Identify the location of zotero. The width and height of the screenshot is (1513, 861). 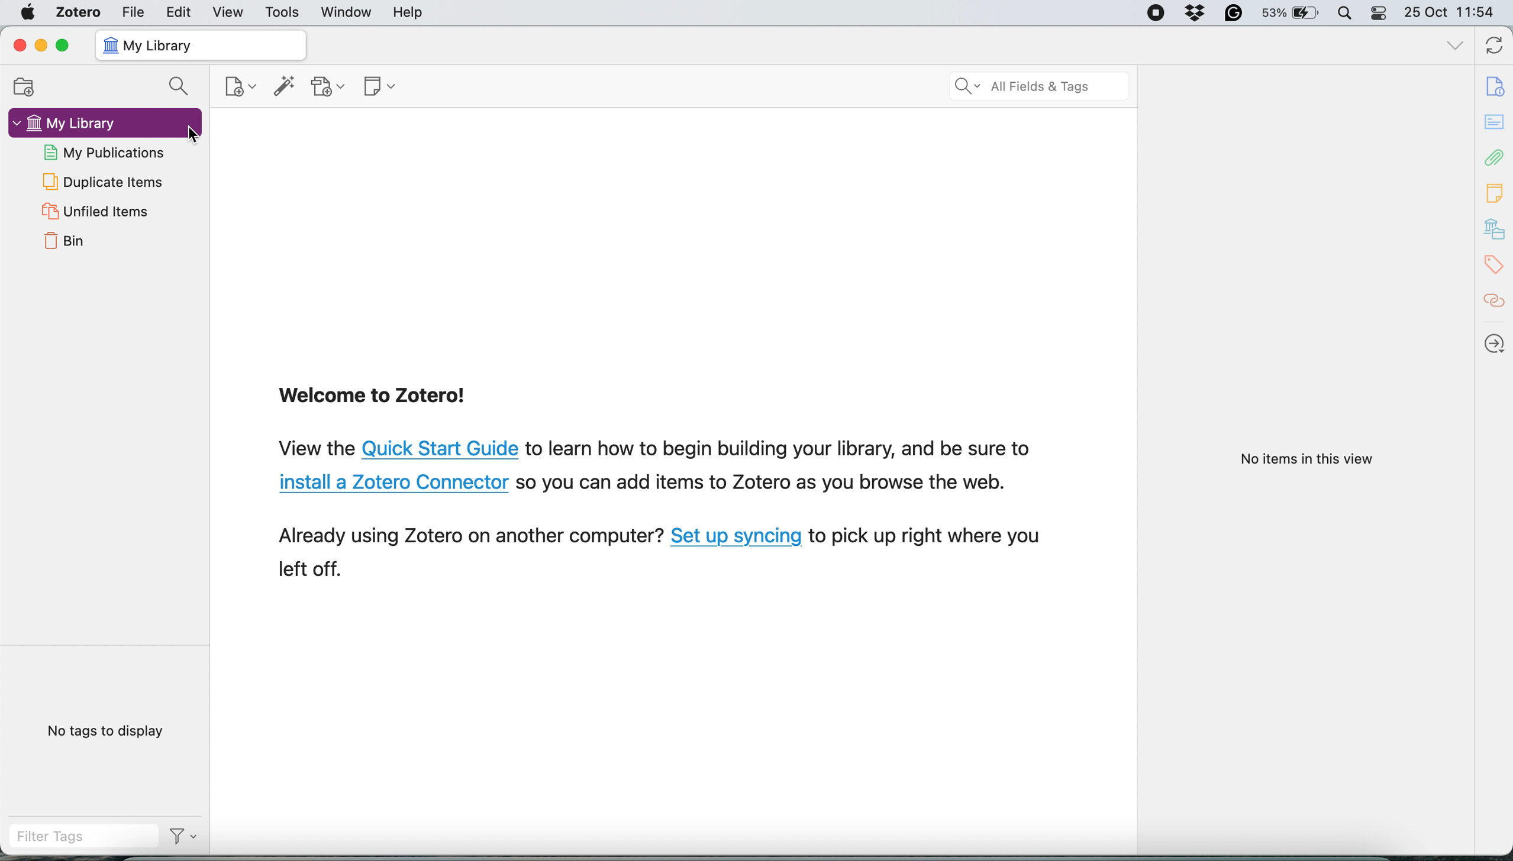
(78, 12).